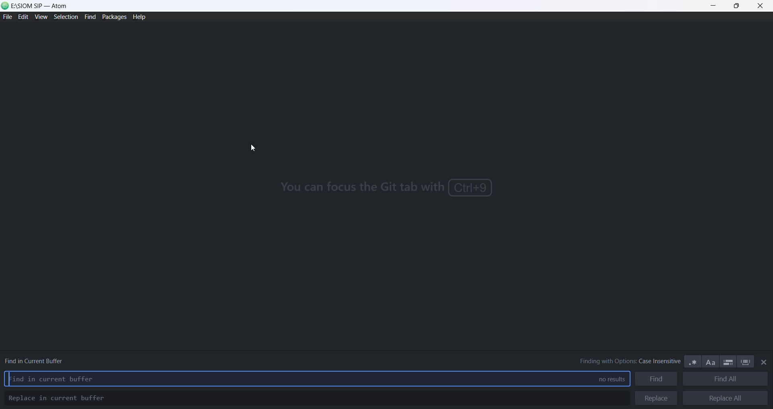 This screenshot has width=773, height=409. Describe the element at coordinates (23, 18) in the screenshot. I see `edit` at that location.